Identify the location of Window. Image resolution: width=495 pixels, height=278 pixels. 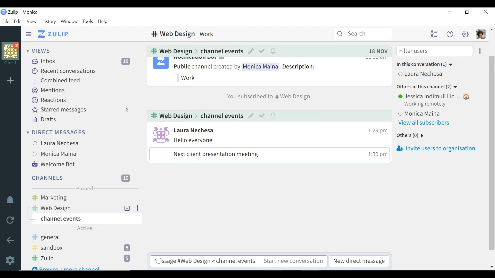
(69, 21).